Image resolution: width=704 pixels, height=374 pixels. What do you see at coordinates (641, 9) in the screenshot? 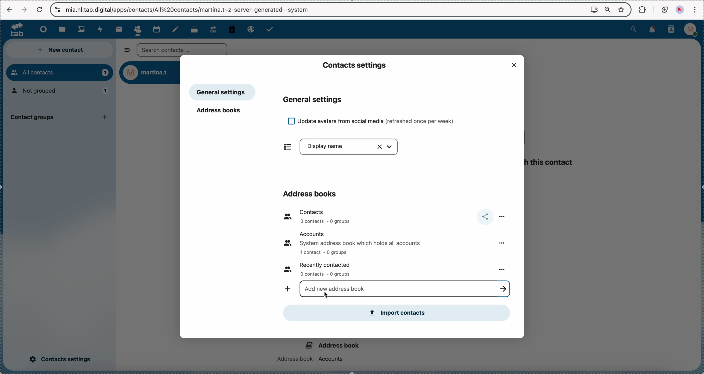
I see `extensions` at bounding box center [641, 9].